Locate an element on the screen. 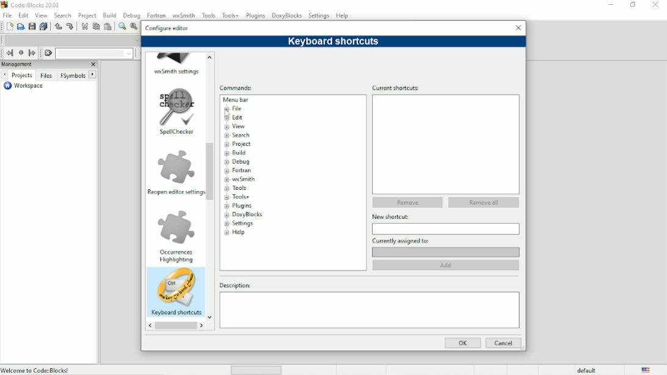 The width and height of the screenshot is (667, 375). Debug is located at coordinates (242, 162).